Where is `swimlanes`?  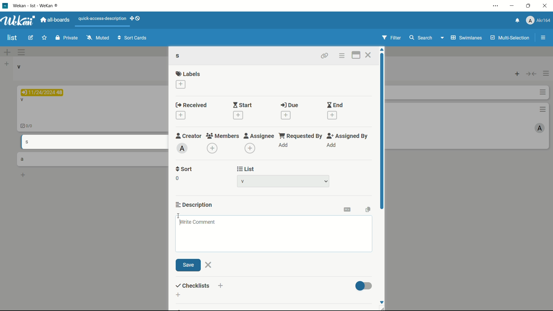 swimlanes is located at coordinates (467, 38).